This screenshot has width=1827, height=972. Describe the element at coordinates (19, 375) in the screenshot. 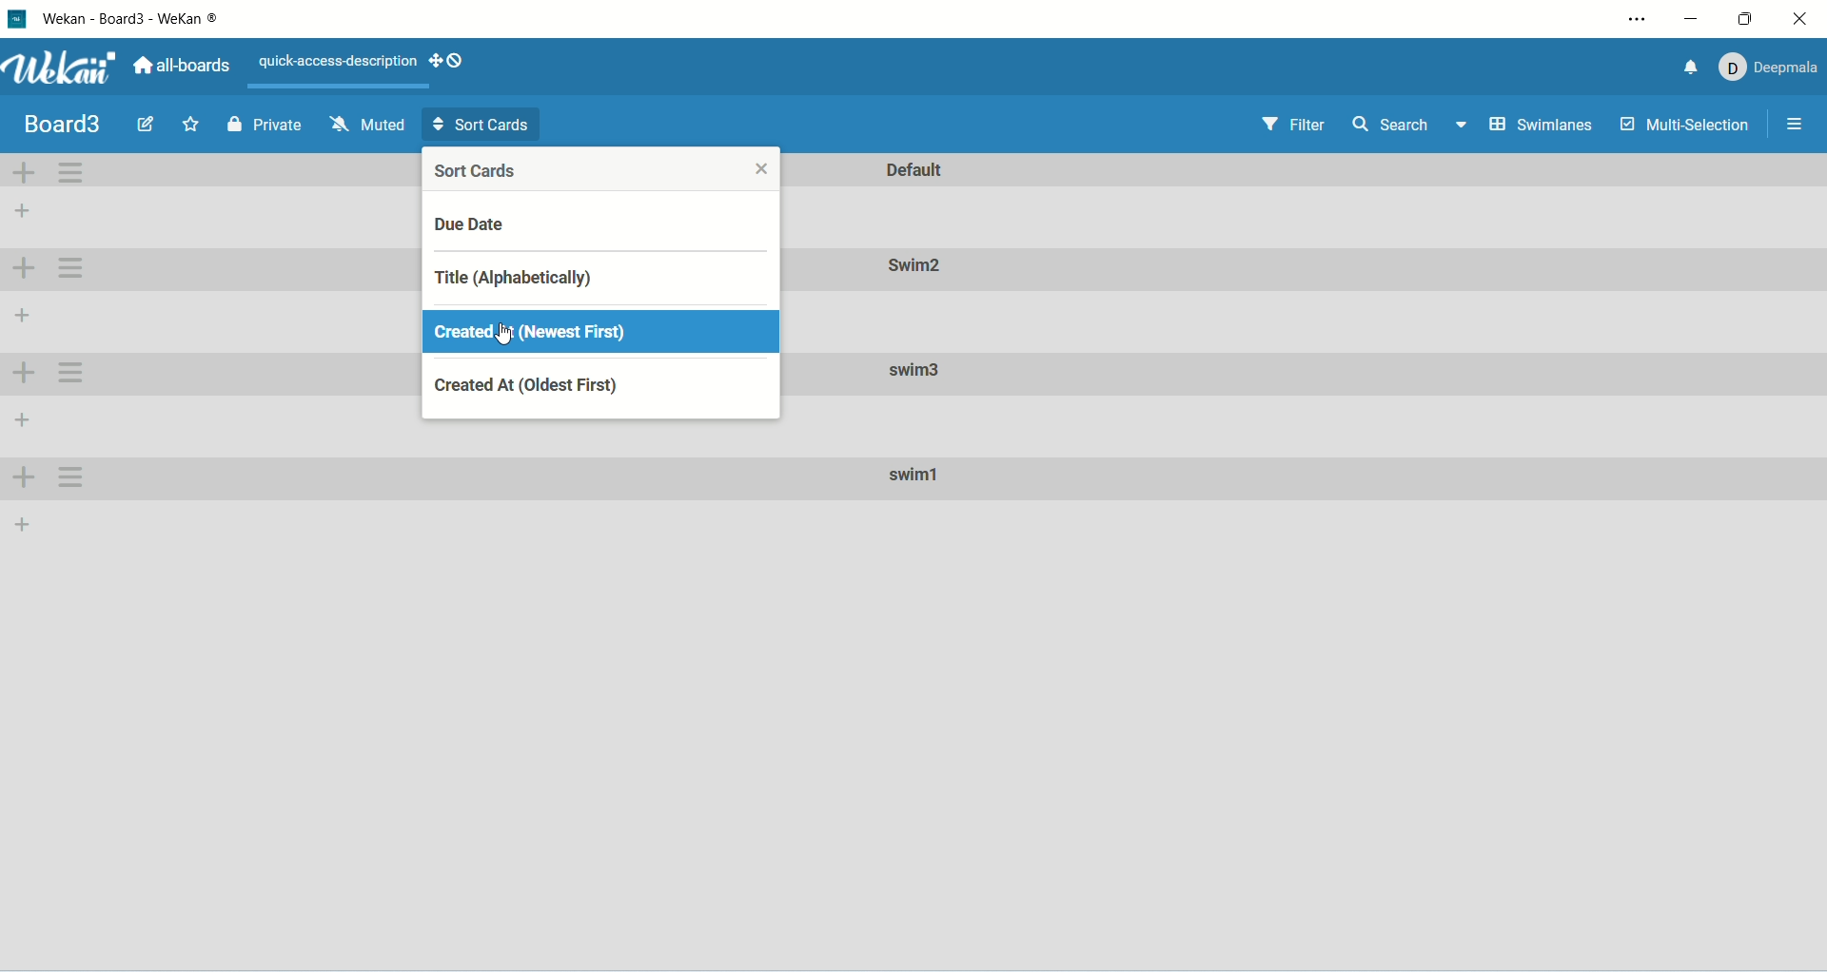

I see `add swinlane` at that location.